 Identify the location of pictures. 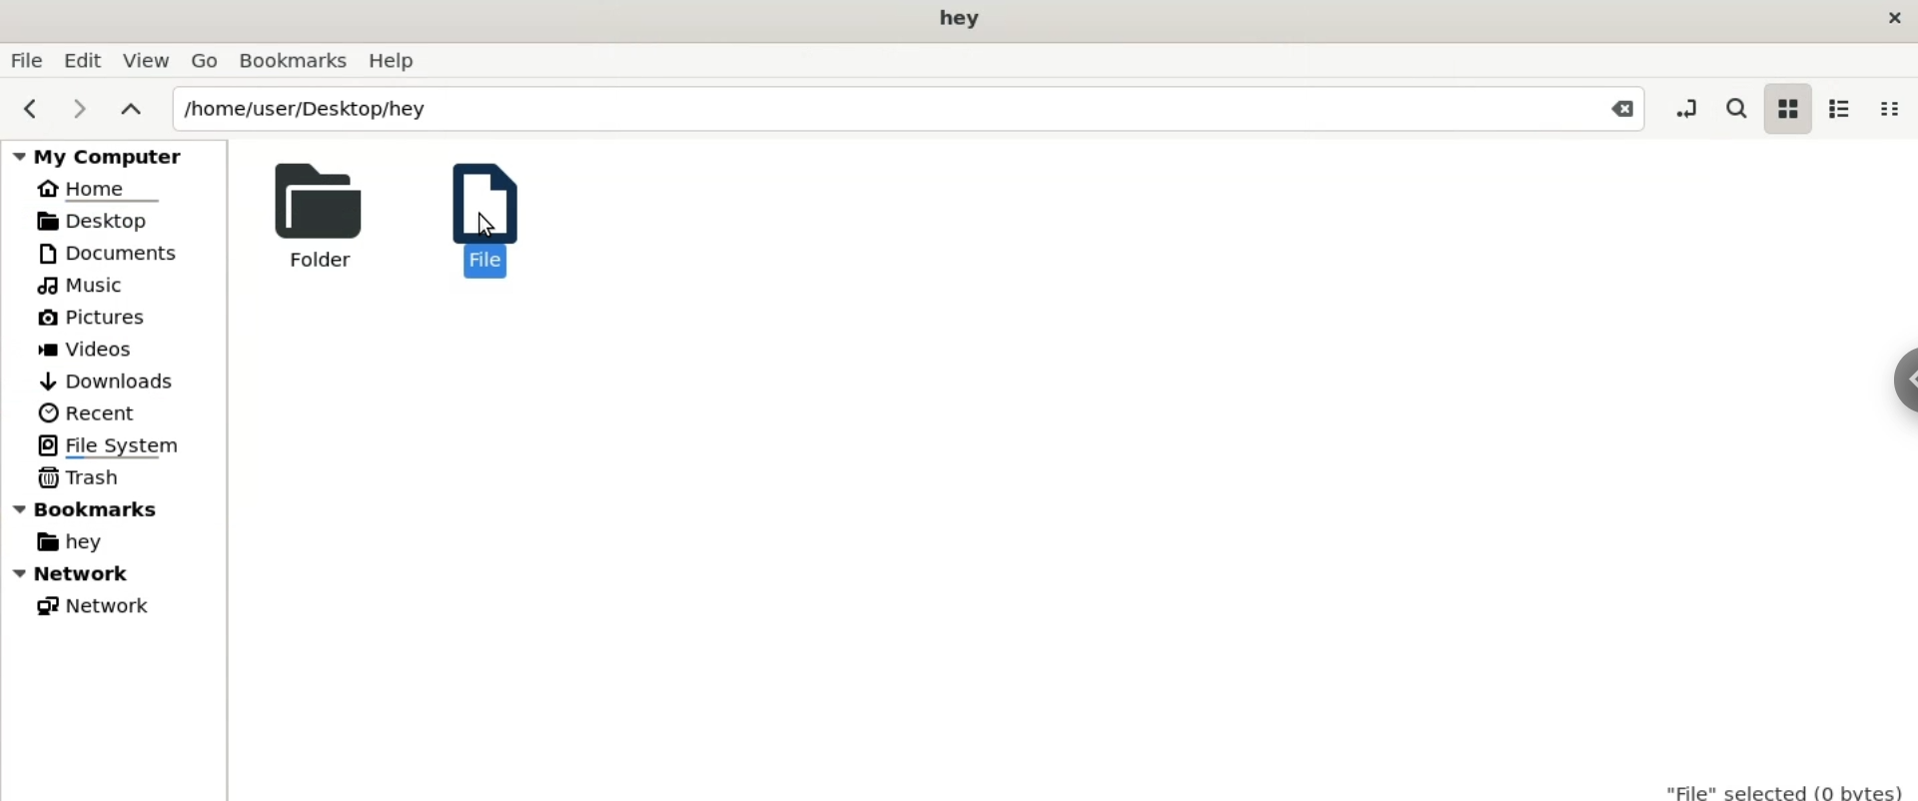
(93, 319).